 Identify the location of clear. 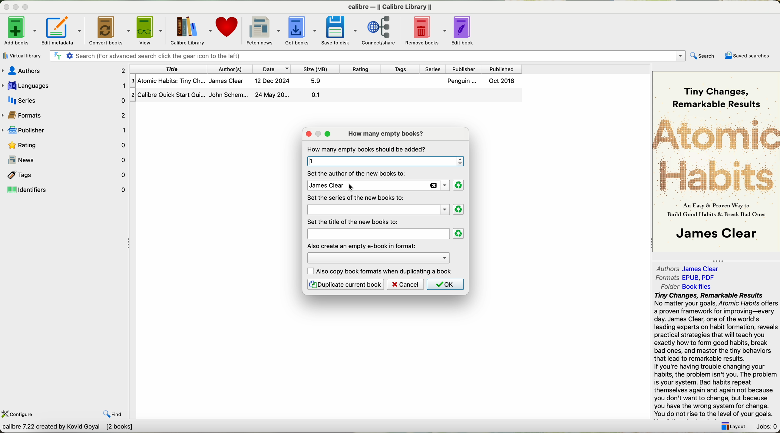
(458, 185).